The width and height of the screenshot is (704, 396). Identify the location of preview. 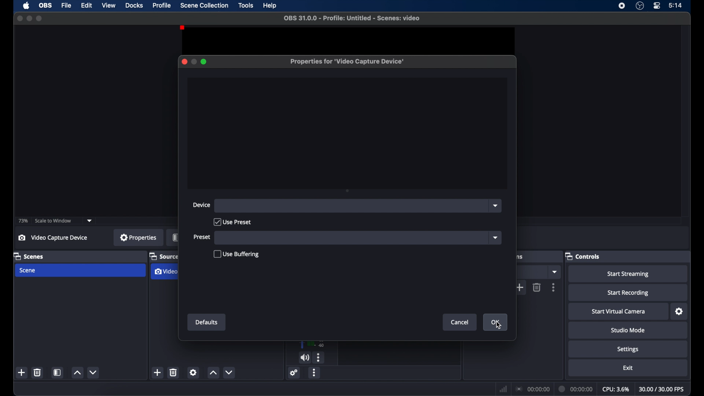
(344, 37).